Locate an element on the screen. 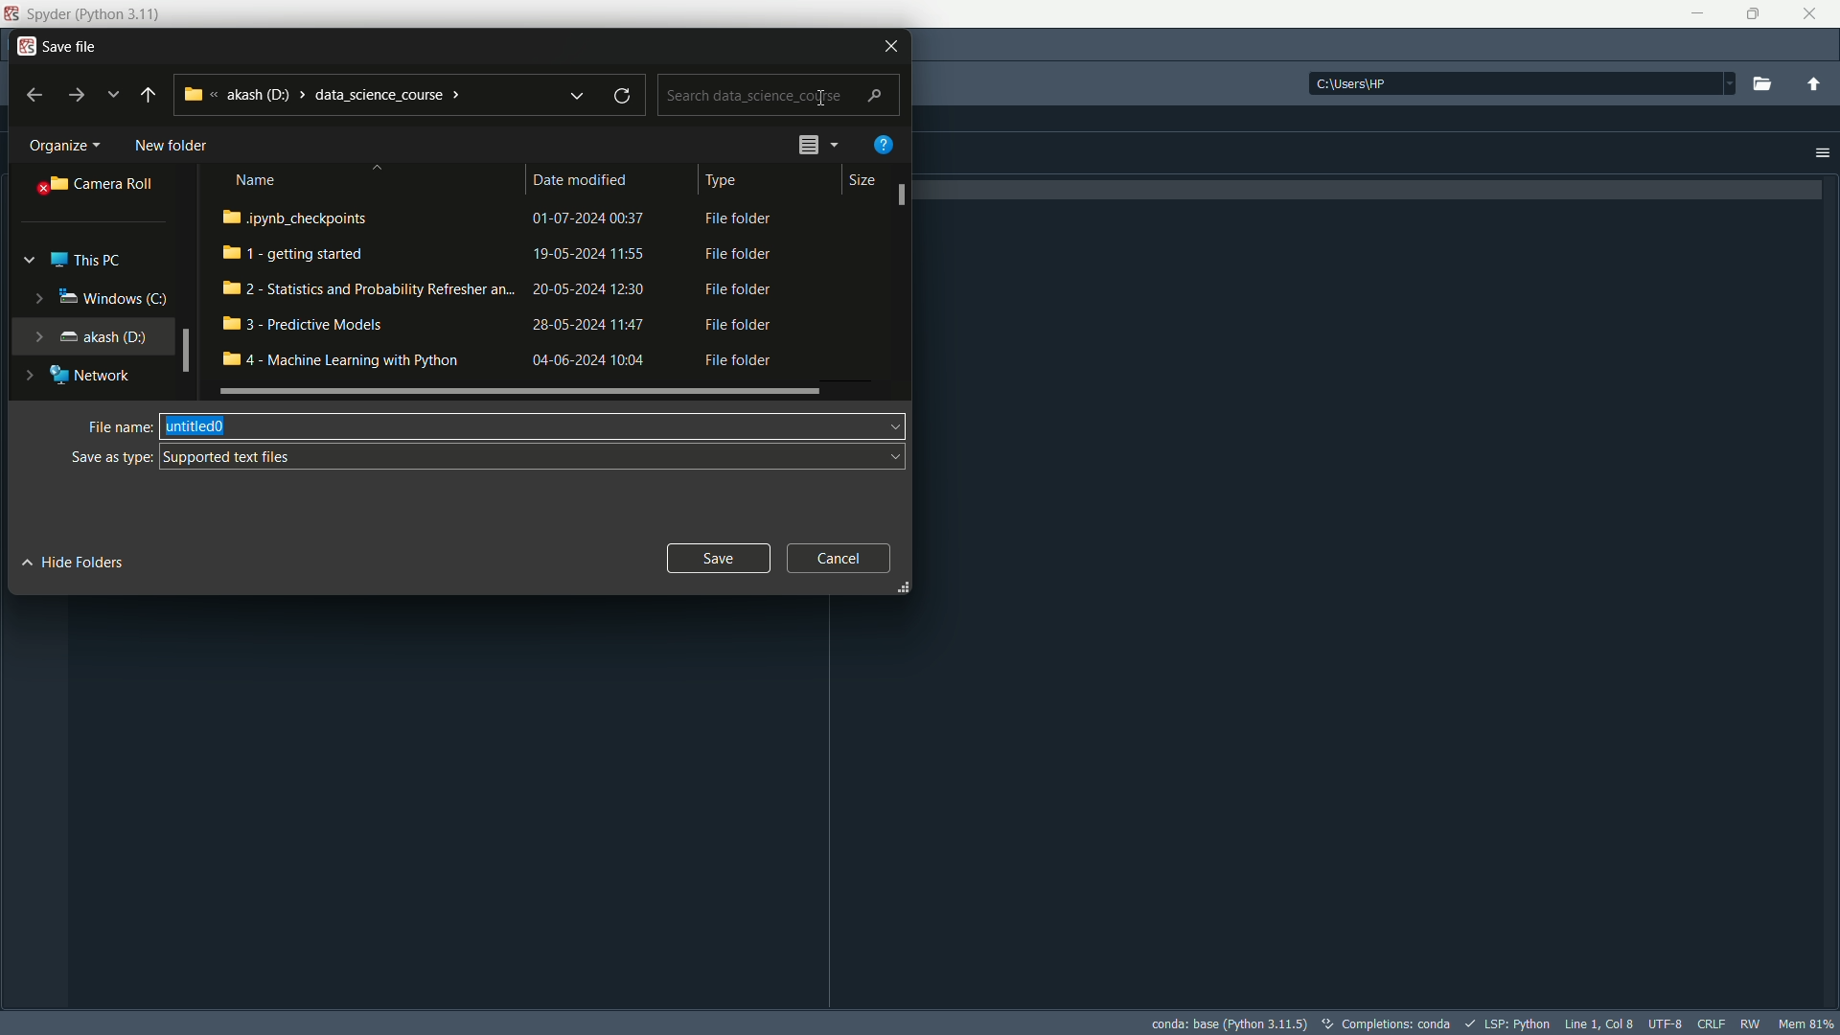 This screenshot has height=1035, width=1840. python interpreter is located at coordinates (1228, 1023).